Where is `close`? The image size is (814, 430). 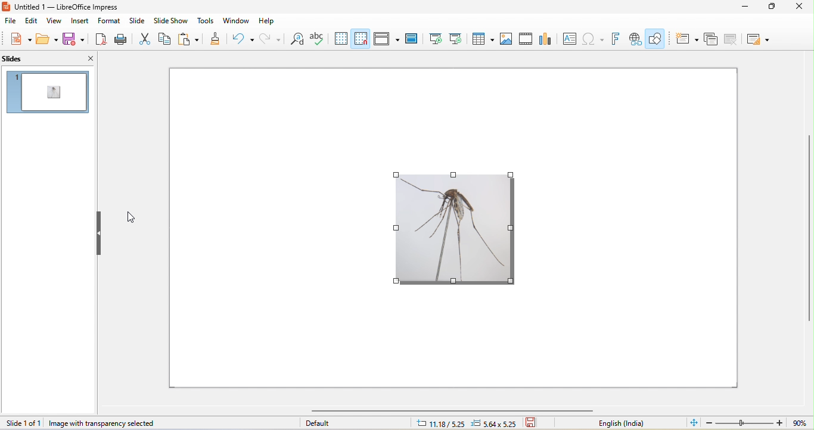
close is located at coordinates (802, 7).